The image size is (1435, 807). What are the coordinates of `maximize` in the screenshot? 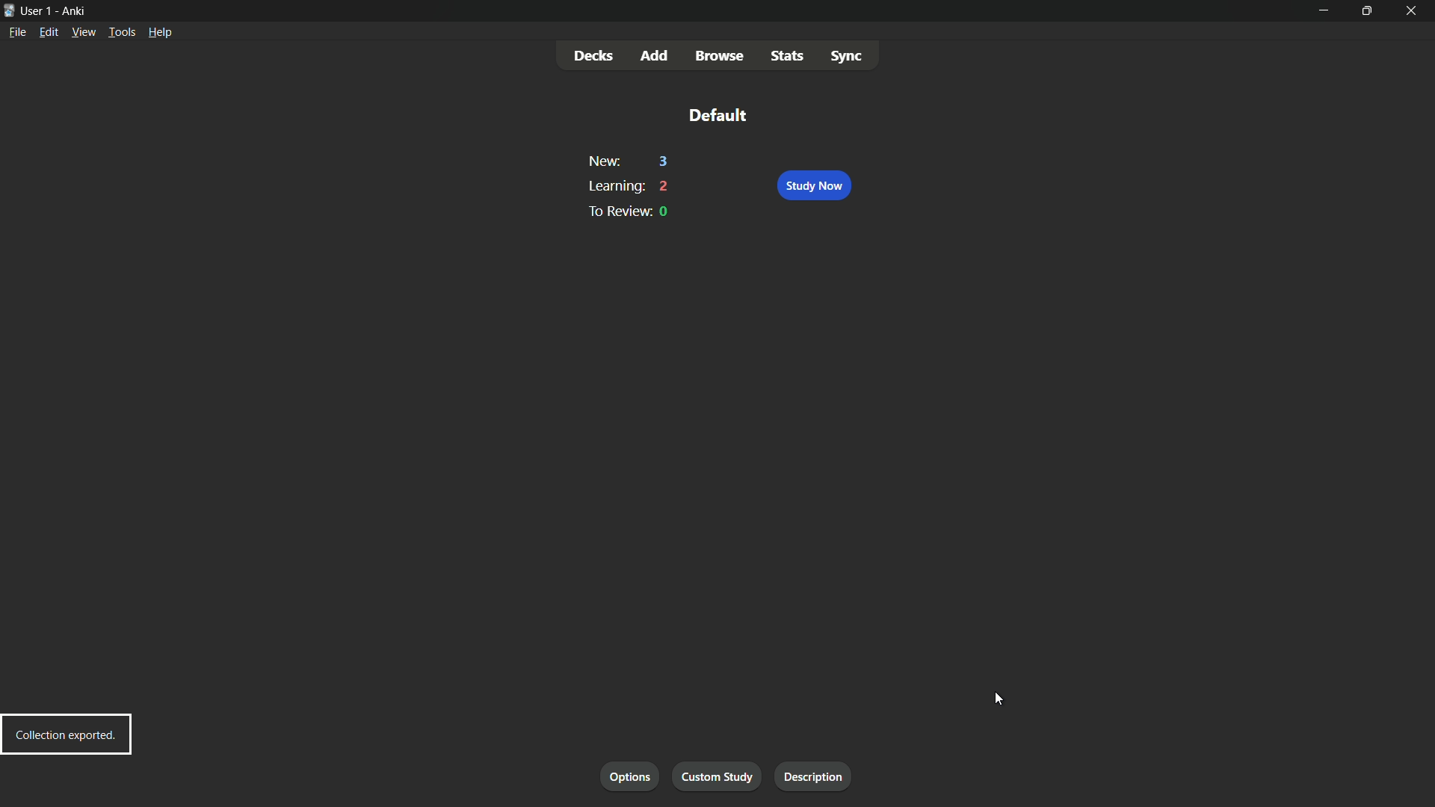 It's located at (1366, 10).